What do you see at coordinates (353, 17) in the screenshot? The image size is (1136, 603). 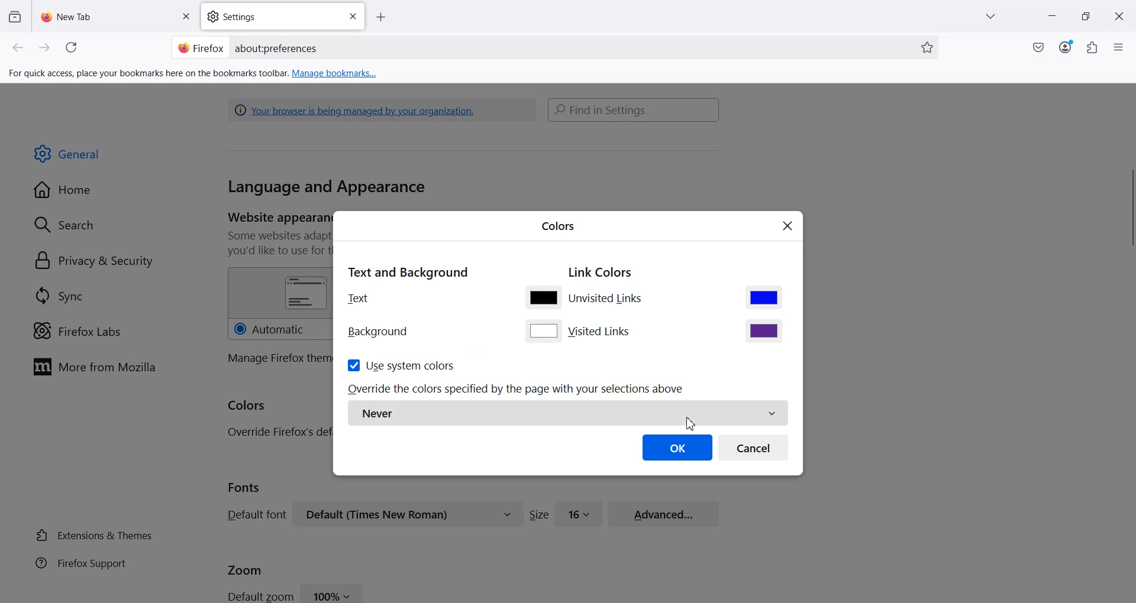 I see `Close` at bounding box center [353, 17].